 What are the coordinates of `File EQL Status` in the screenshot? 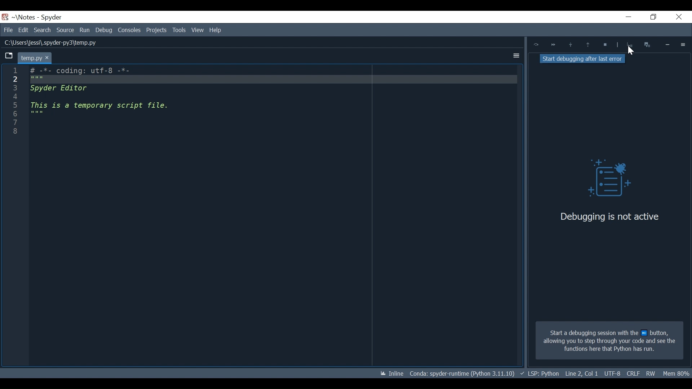 It's located at (582, 374).